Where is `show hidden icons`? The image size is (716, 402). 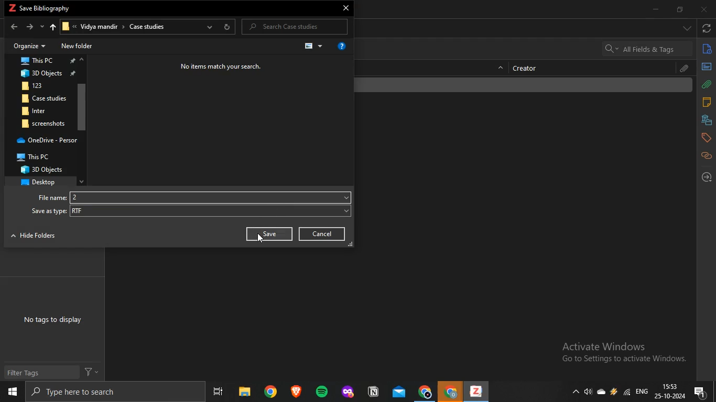 show hidden icons is located at coordinates (574, 390).